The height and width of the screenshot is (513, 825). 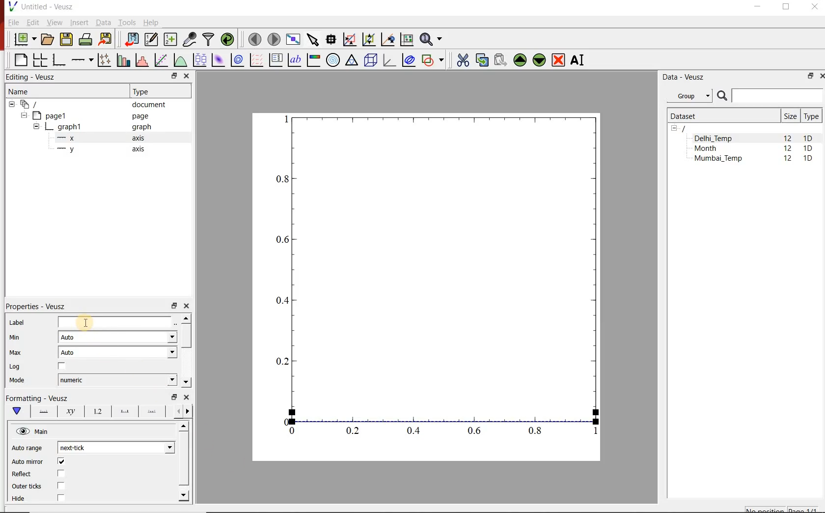 I want to click on Data - Veusz, so click(x=685, y=77).